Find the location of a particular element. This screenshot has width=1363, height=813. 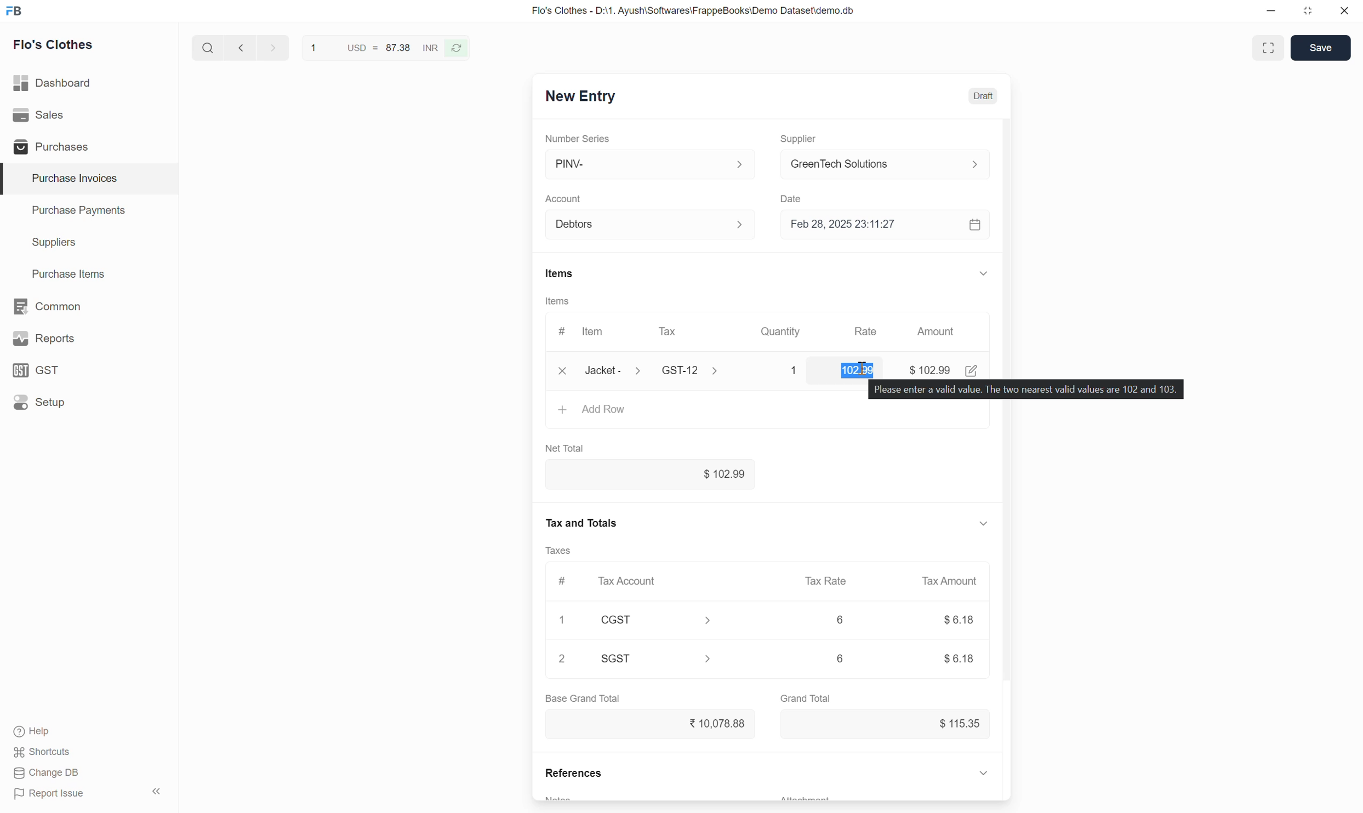

Tax Amount is located at coordinates (951, 581).